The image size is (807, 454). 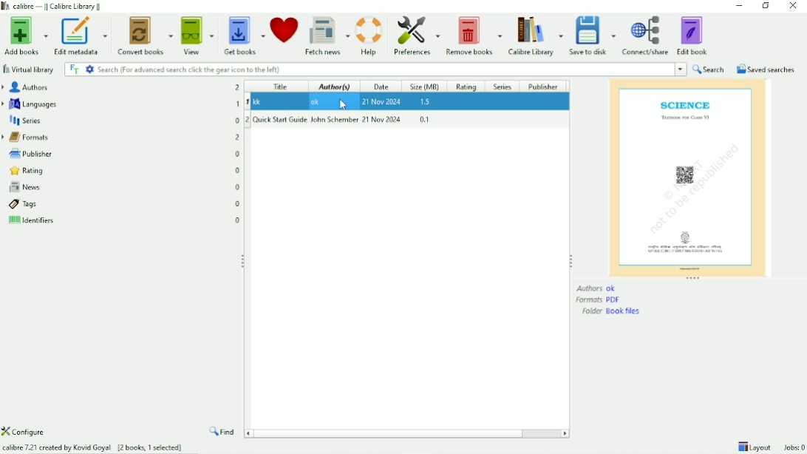 What do you see at coordinates (592, 36) in the screenshot?
I see `Save to disk` at bounding box center [592, 36].